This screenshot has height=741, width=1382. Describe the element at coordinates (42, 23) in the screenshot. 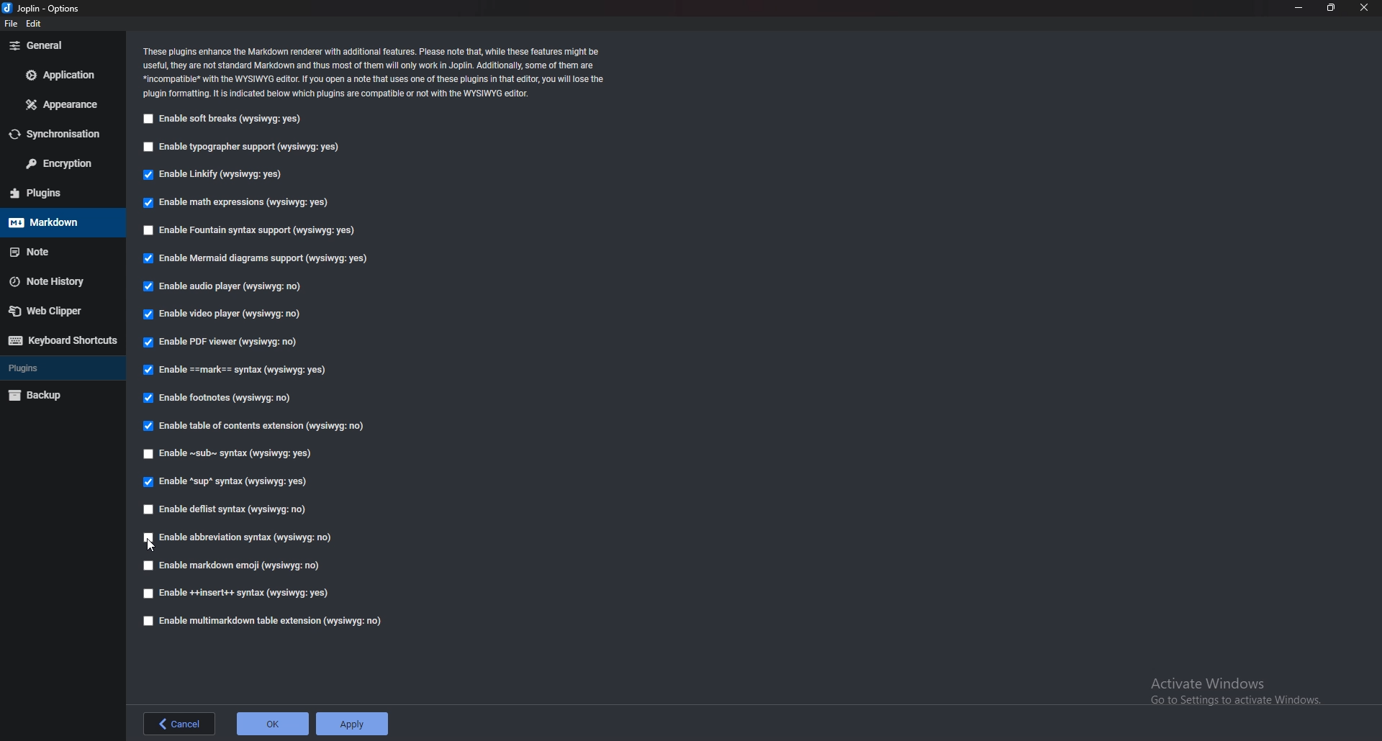

I see `edit` at that location.